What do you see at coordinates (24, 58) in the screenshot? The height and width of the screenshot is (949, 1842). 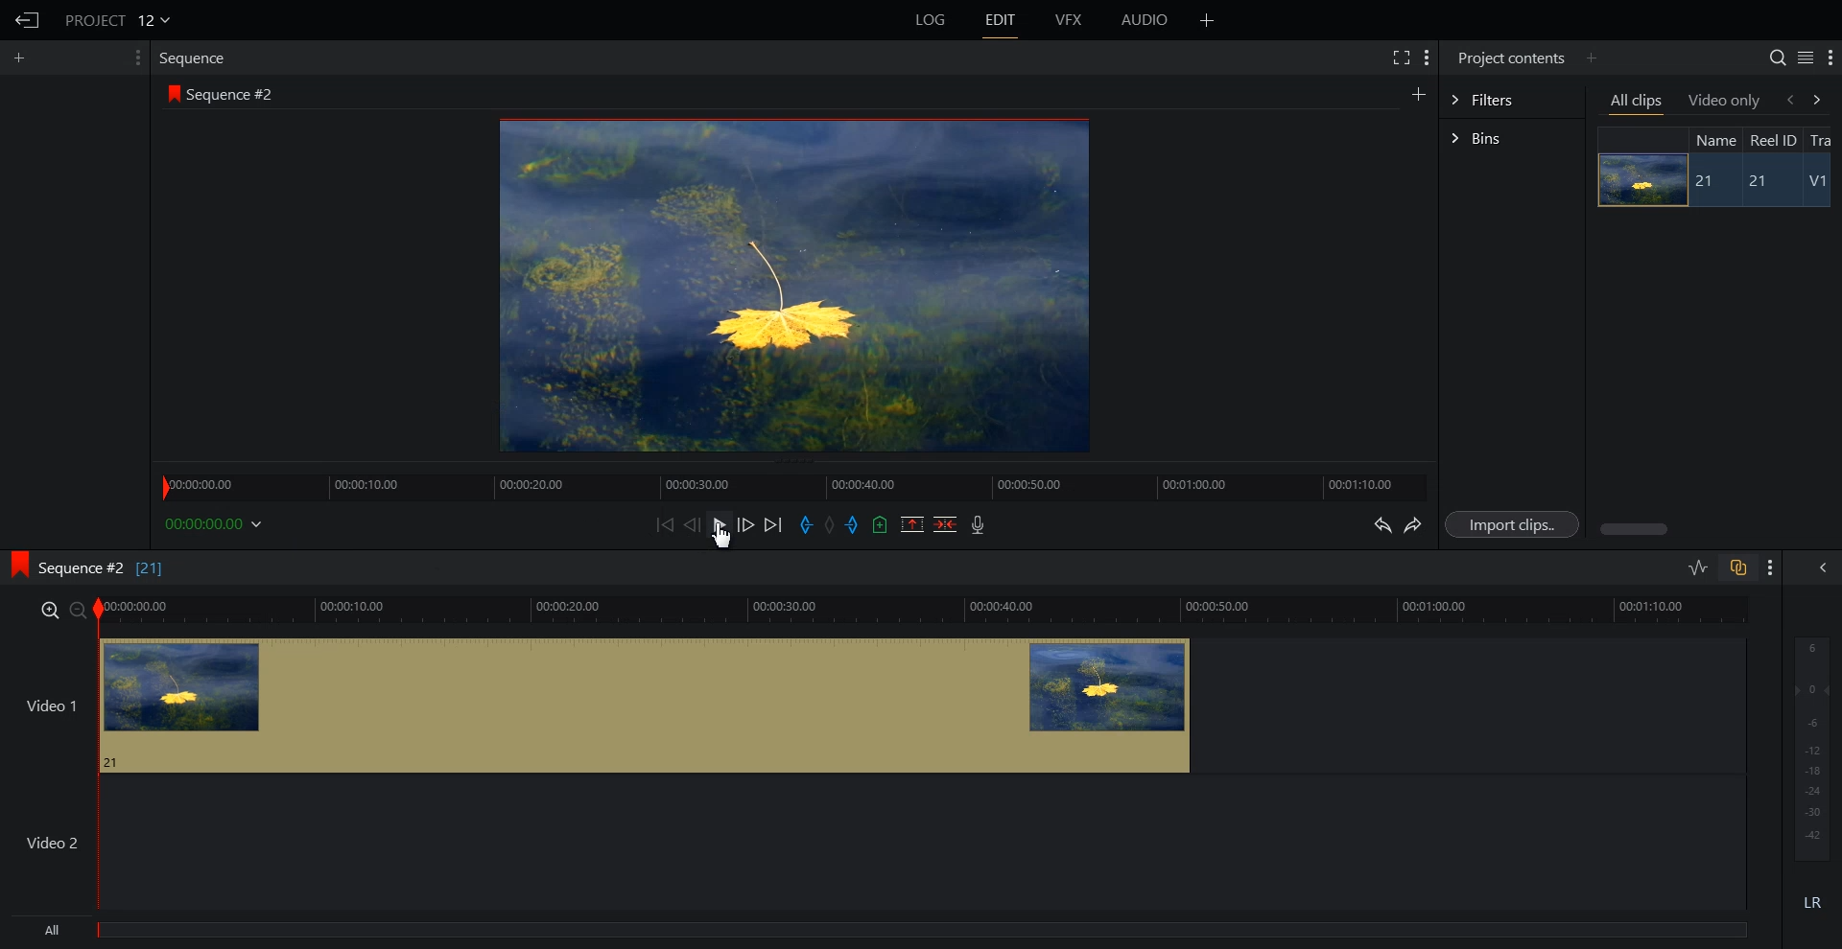 I see `Add panel` at bounding box center [24, 58].